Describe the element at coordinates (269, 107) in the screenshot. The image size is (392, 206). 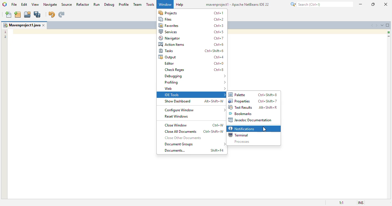
I see `shortcut for test results` at that location.